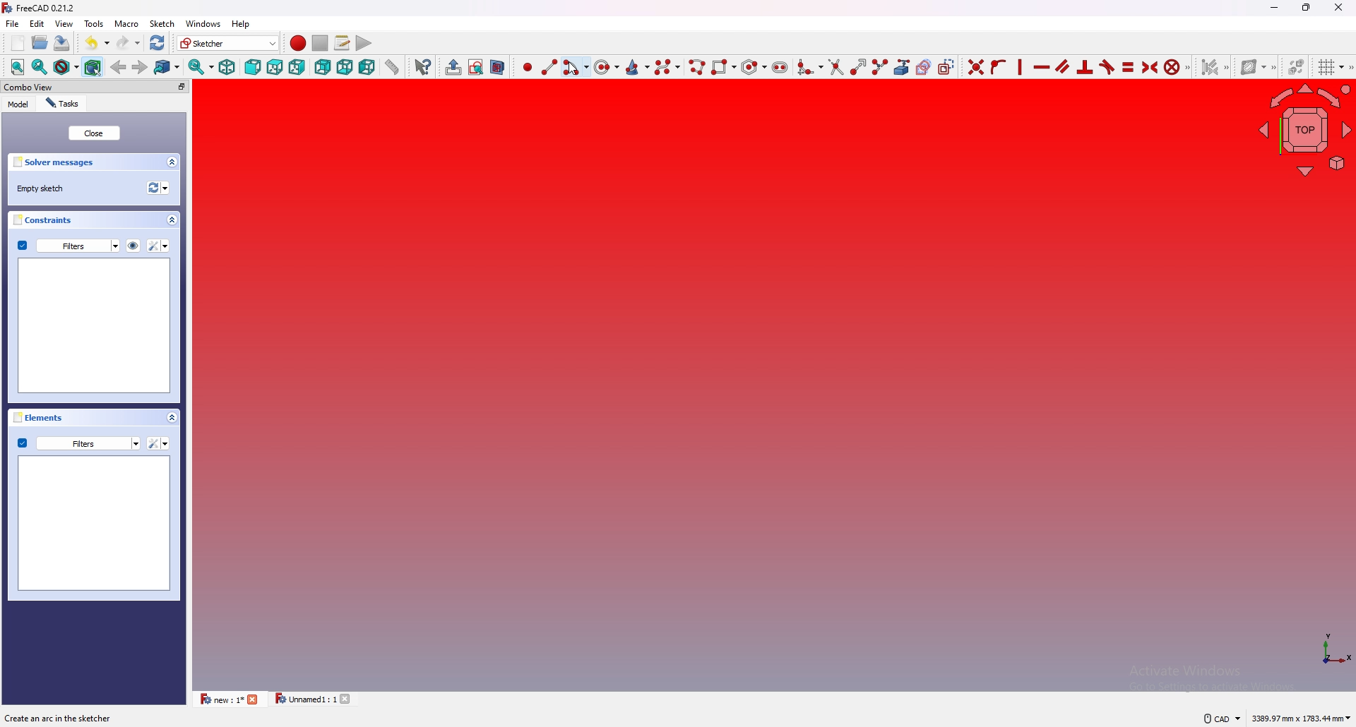 The width and height of the screenshot is (1356, 727). What do you see at coordinates (999, 67) in the screenshot?
I see `constraint point onto object` at bounding box center [999, 67].